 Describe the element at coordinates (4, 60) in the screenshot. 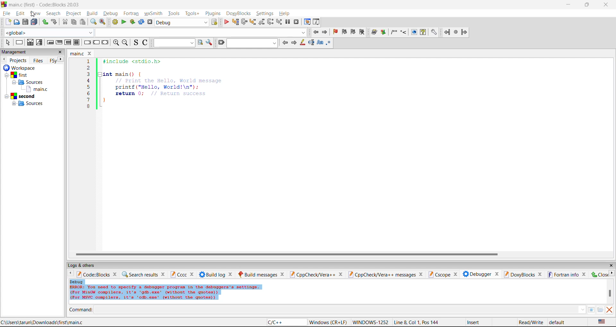

I see `previous` at that location.